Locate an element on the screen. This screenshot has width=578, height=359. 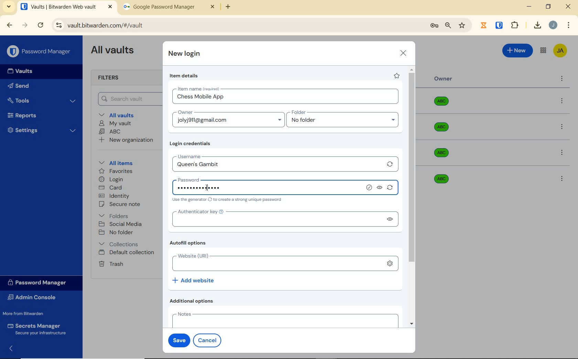
Folder is located at coordinates (340, 112).